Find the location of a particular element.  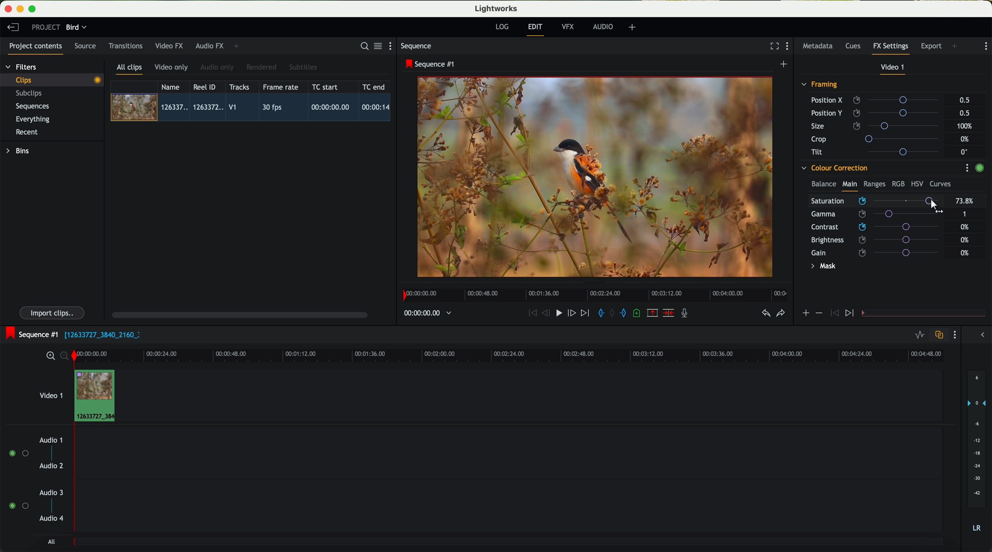

audio FX is located at coordinates (210, 45).